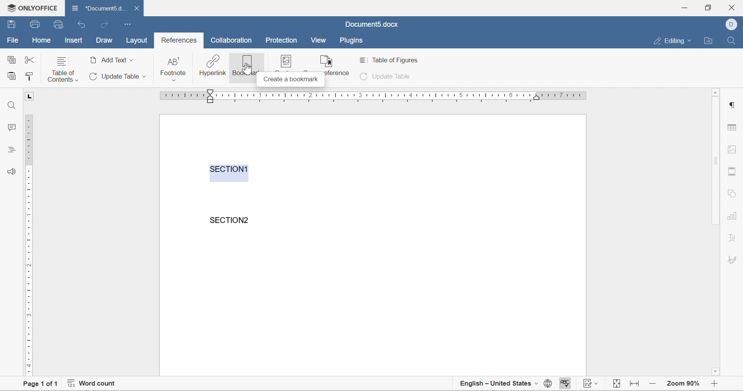 This screenshot has height=391, width=743. I want to click on , so click(247, 72).